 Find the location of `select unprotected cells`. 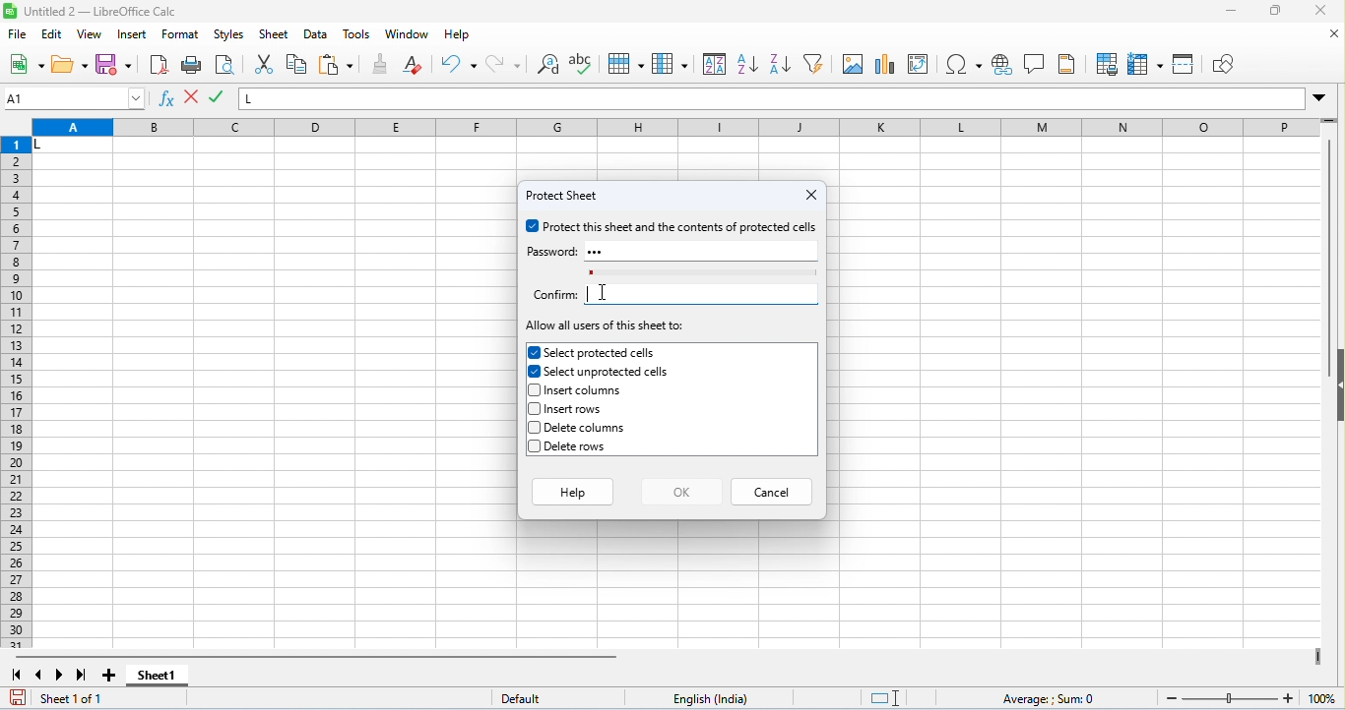

select unprotected cells is located at coordinates (601, 372).